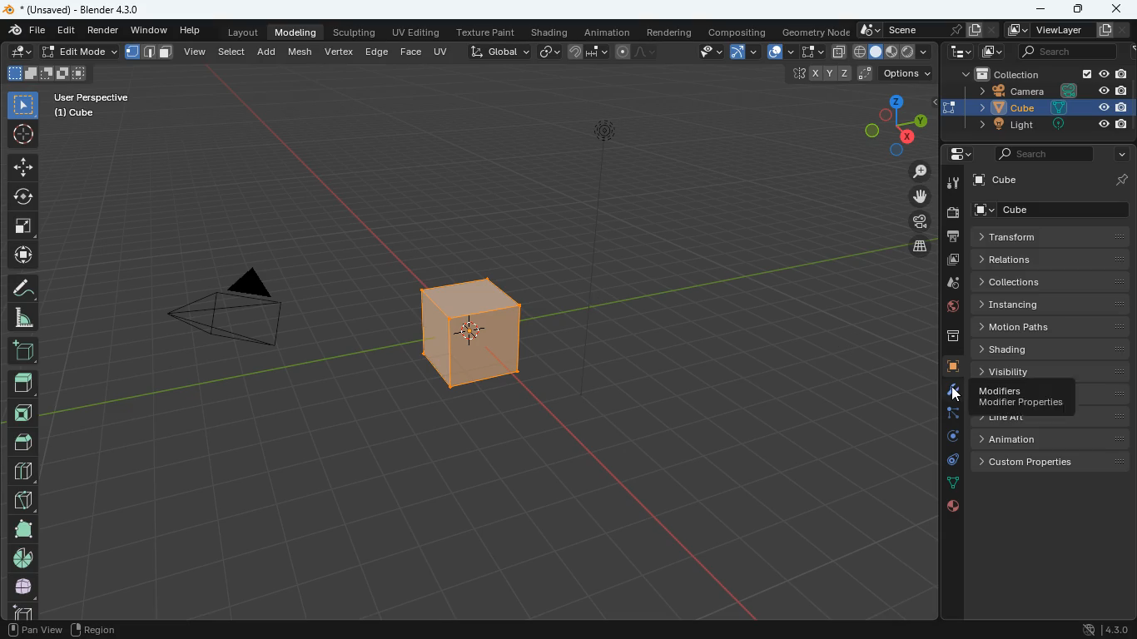 The image size is (1137, 639). I want to click on coordinates, so click(861, 74).